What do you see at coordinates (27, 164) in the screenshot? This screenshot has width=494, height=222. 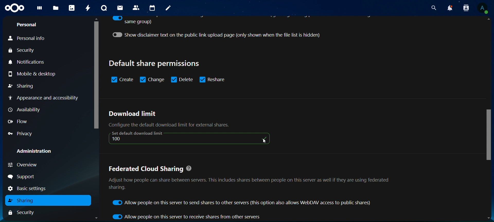 I see `overview` at bounding box center [27, 164].